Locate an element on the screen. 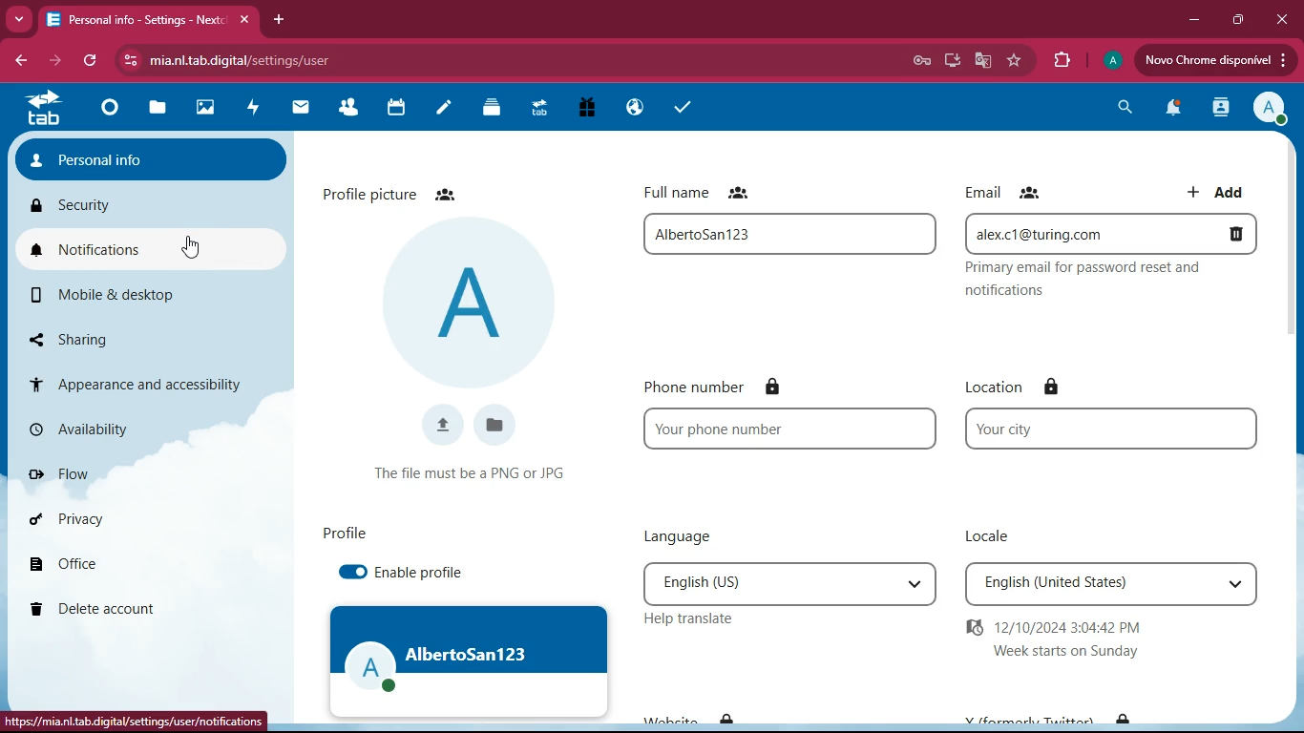 Image resolution: width=1304 pixels, height=733 pixels. forward is located at coordinates (53, 61).